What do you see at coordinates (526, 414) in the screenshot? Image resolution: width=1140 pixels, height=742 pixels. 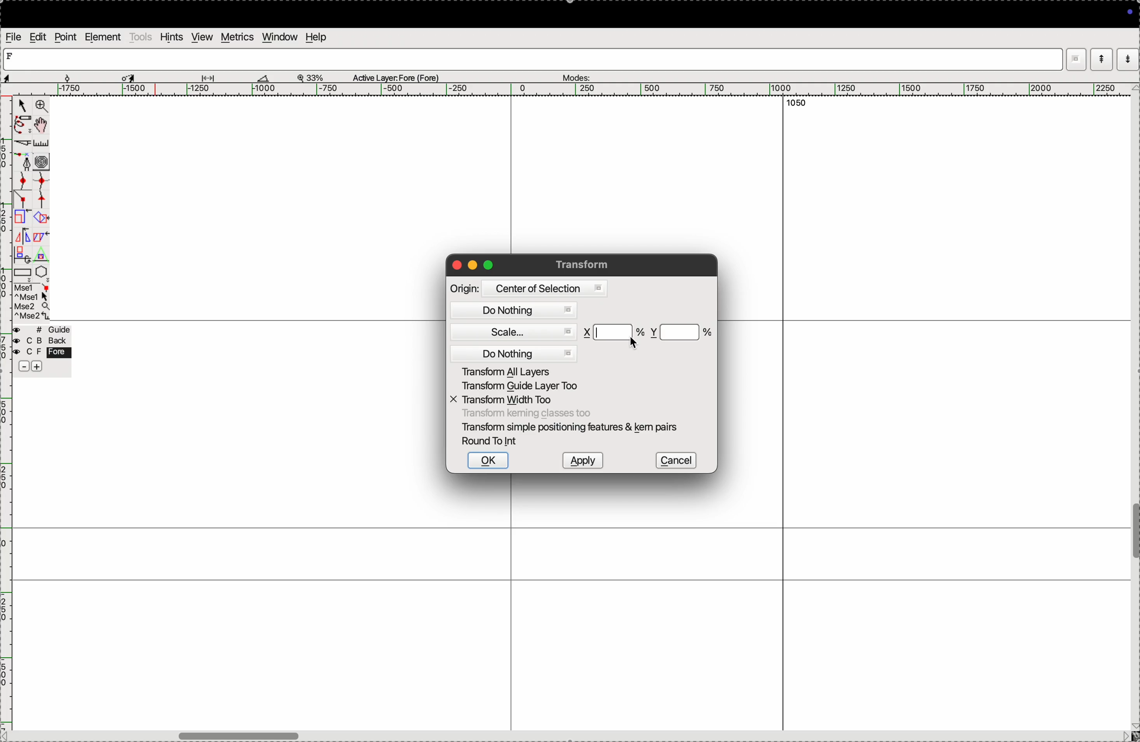 I see `transform classes too` at bounding box center [526, 414].